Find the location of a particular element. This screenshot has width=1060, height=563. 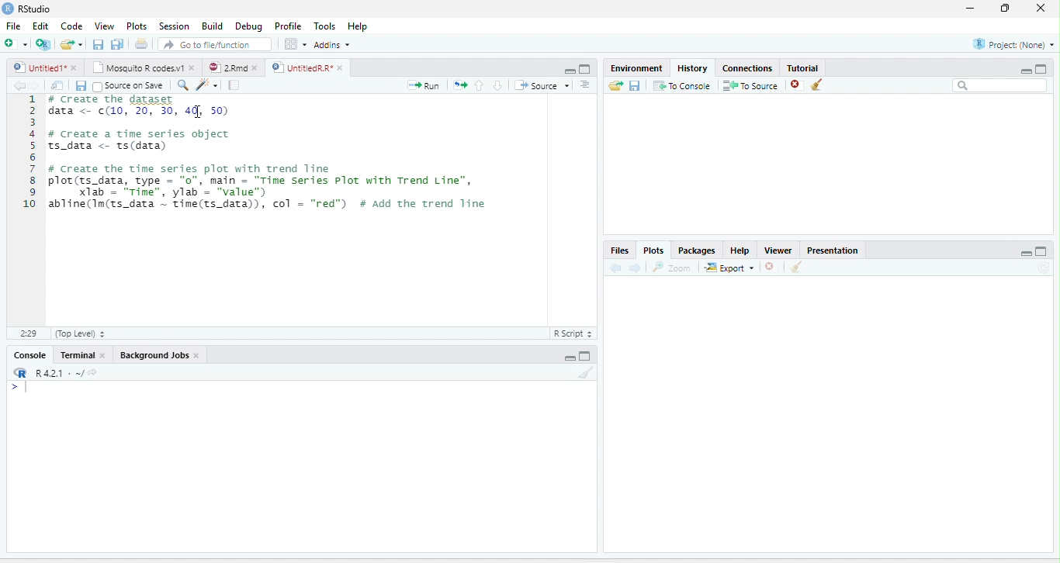

Connections is located at coordinates (748, 67).